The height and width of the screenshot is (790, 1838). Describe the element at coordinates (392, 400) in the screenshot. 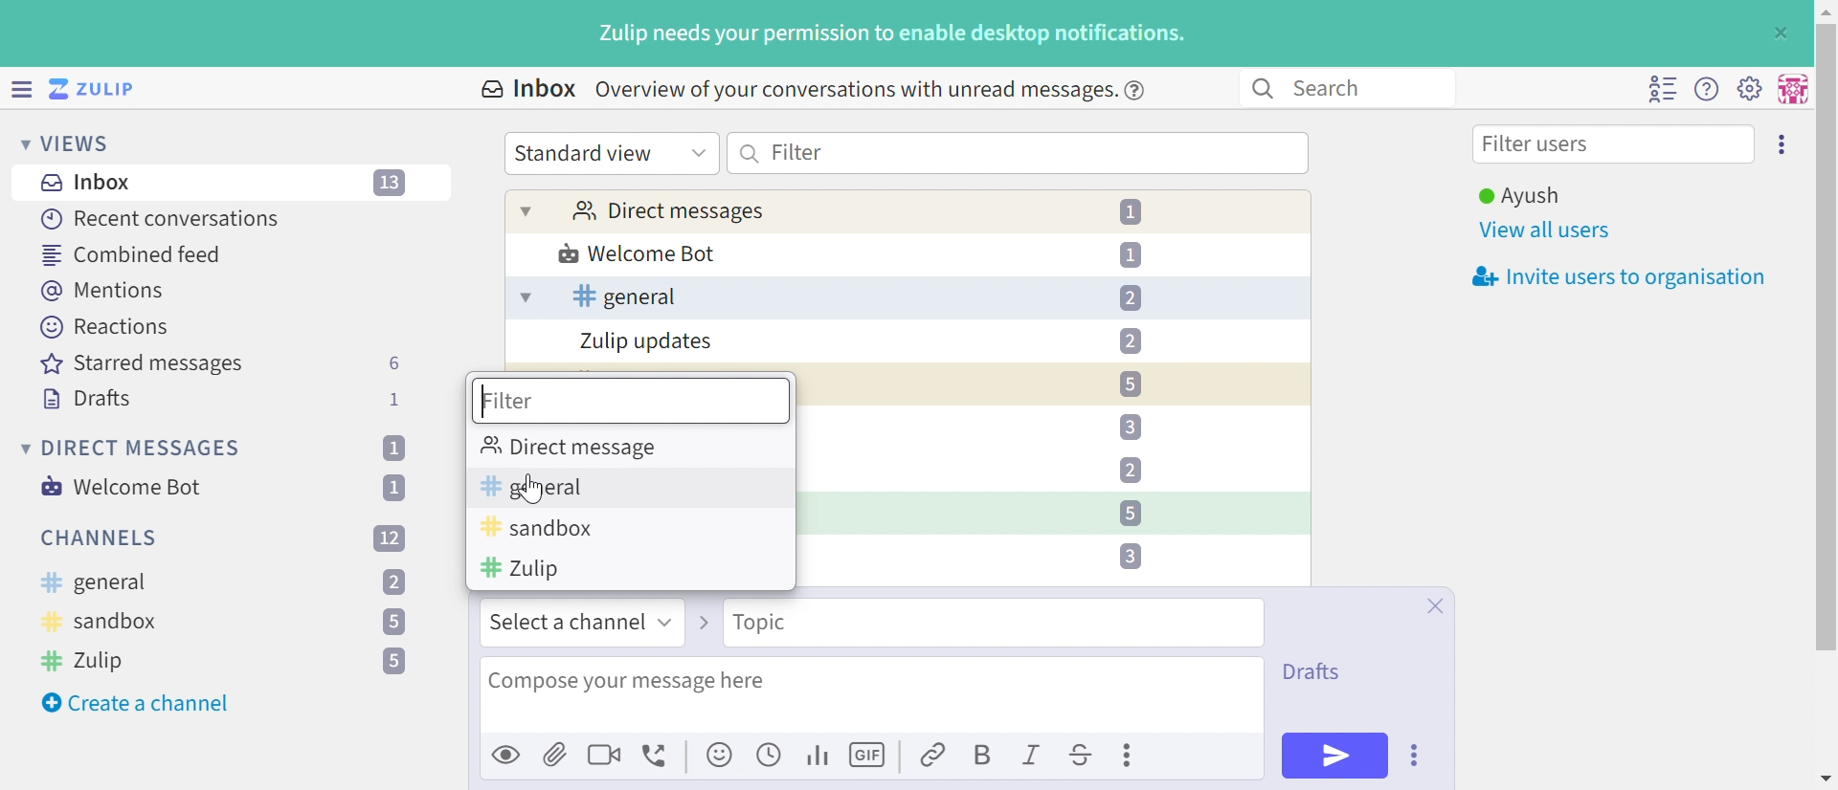

I see `1` at that location.